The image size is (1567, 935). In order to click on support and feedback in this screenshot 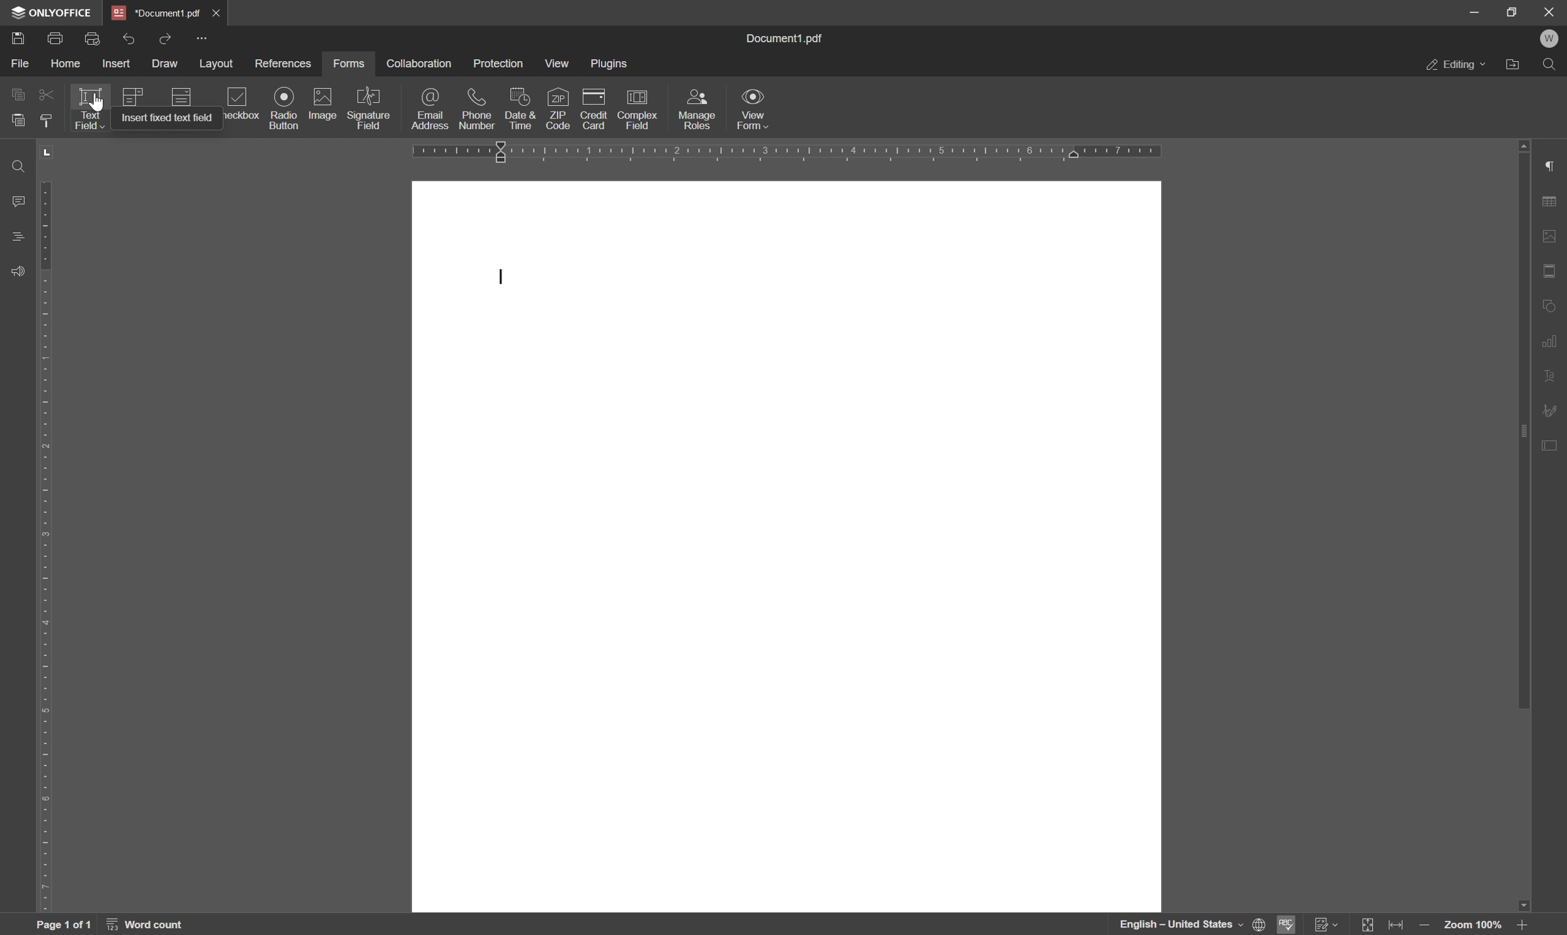, I will do `click(13, 270)`.